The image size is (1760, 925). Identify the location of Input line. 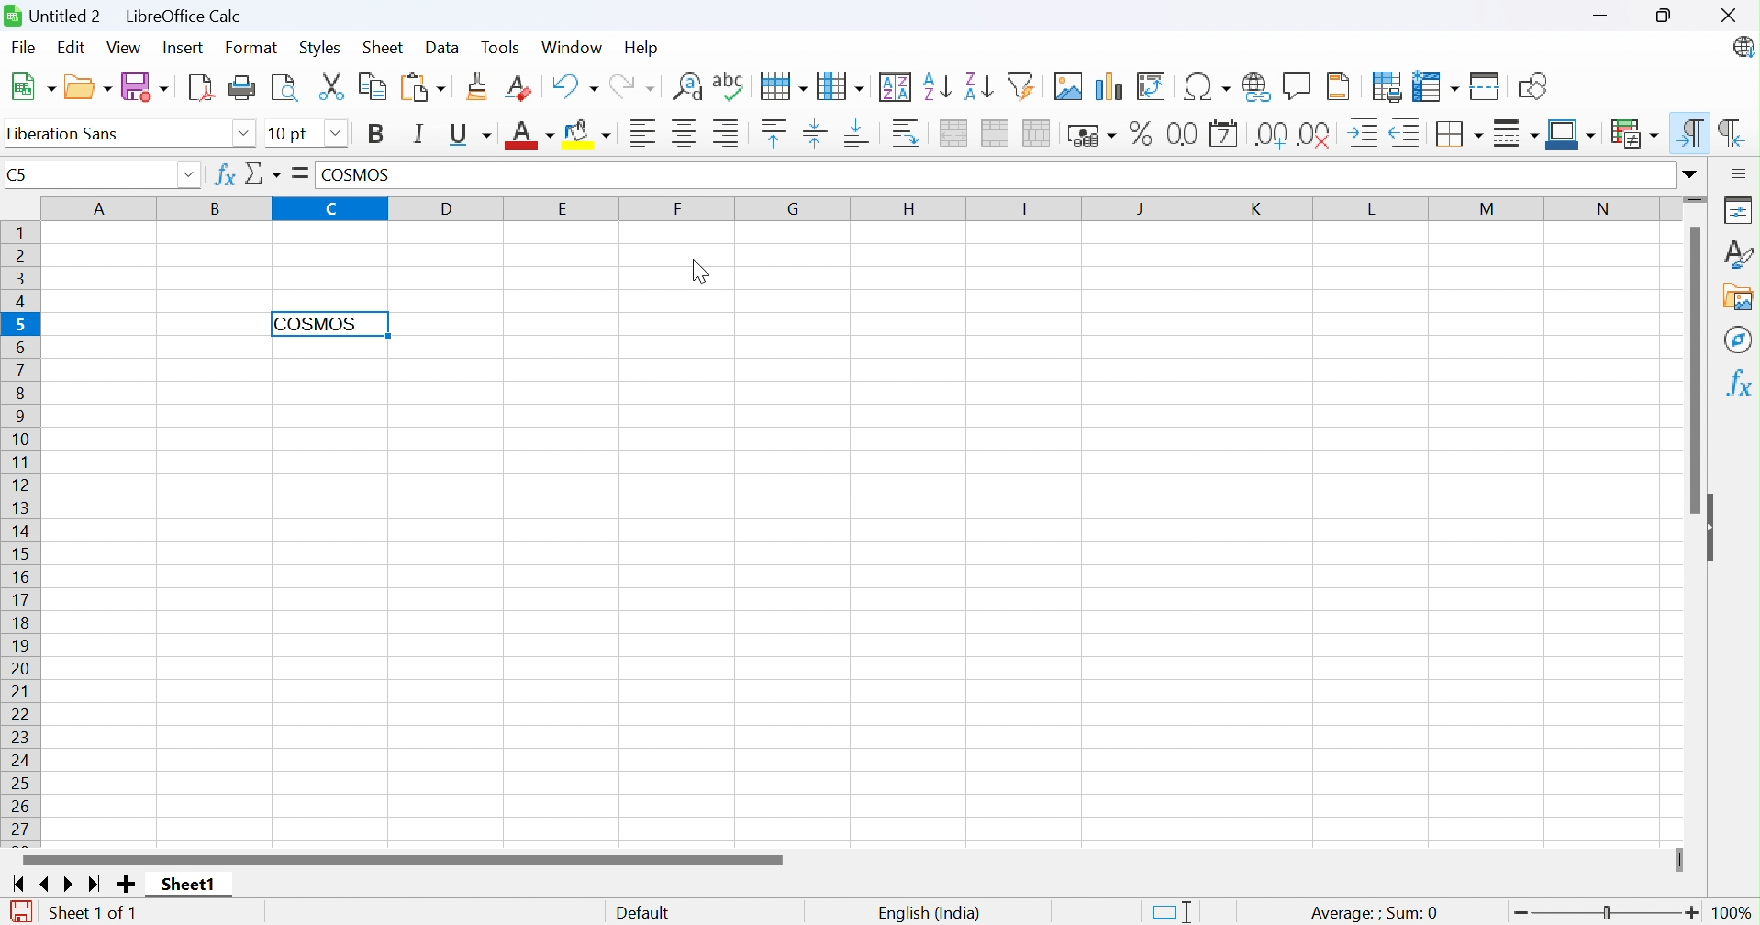
(995, 176).